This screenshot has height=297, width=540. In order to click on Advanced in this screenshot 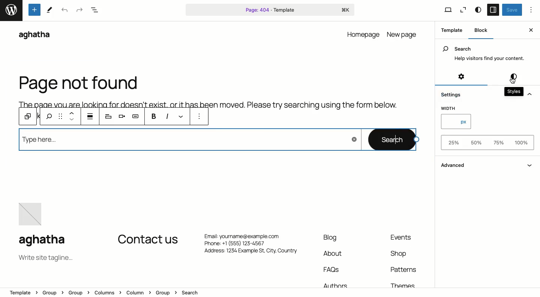, I will do `click(453, 166)`.